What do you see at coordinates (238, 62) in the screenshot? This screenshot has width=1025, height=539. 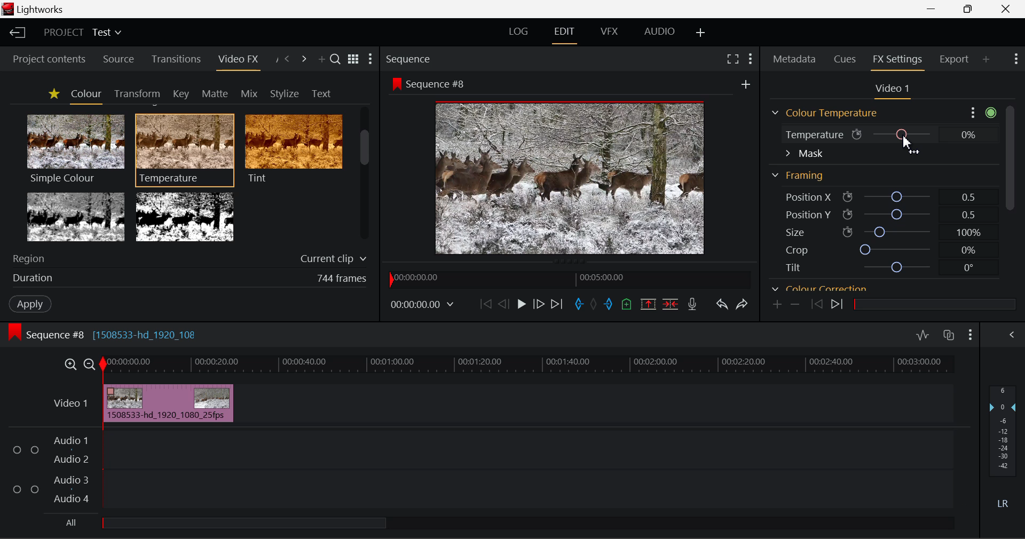 I see `Video FX` at bounding box center [238, 62].